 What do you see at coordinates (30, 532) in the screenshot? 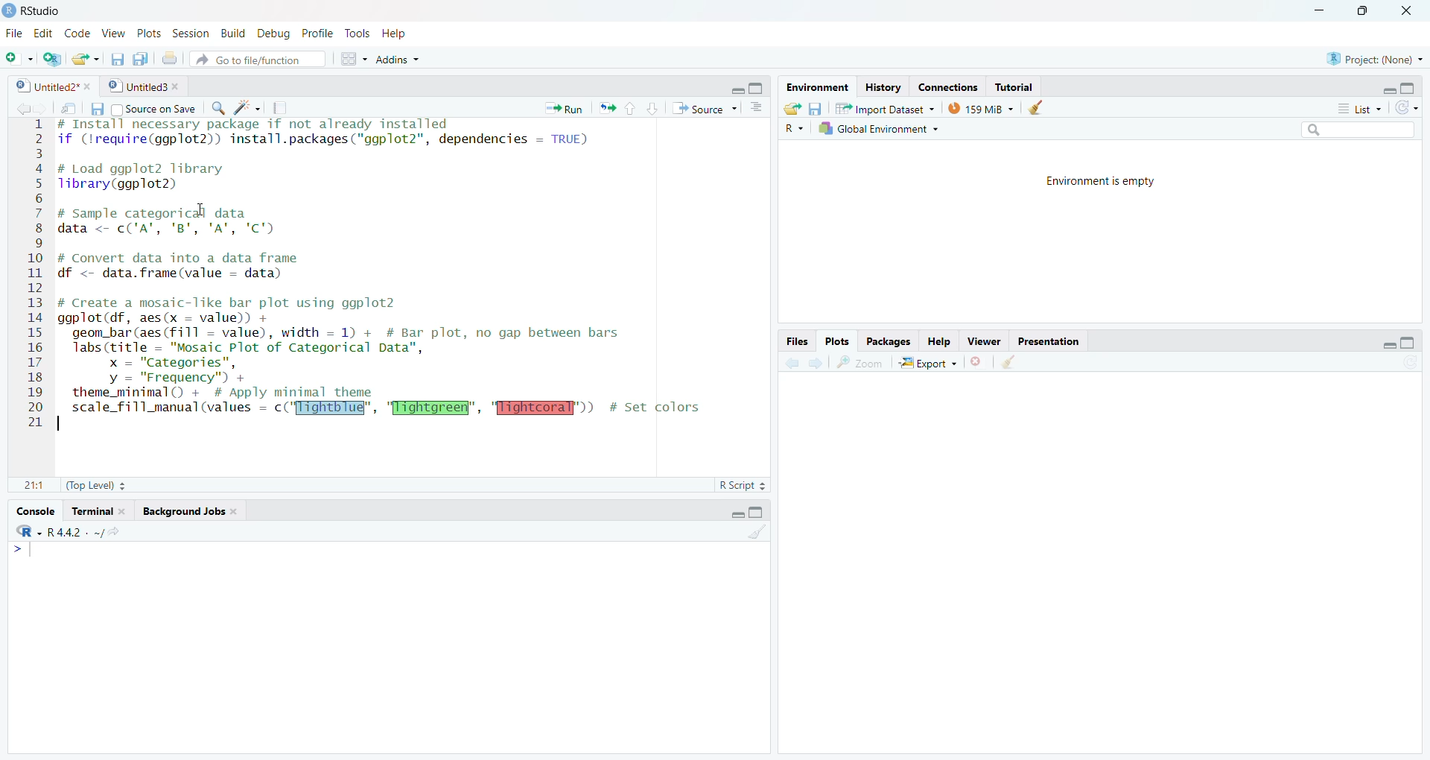
I see `R` at bounding box center [30, 532].